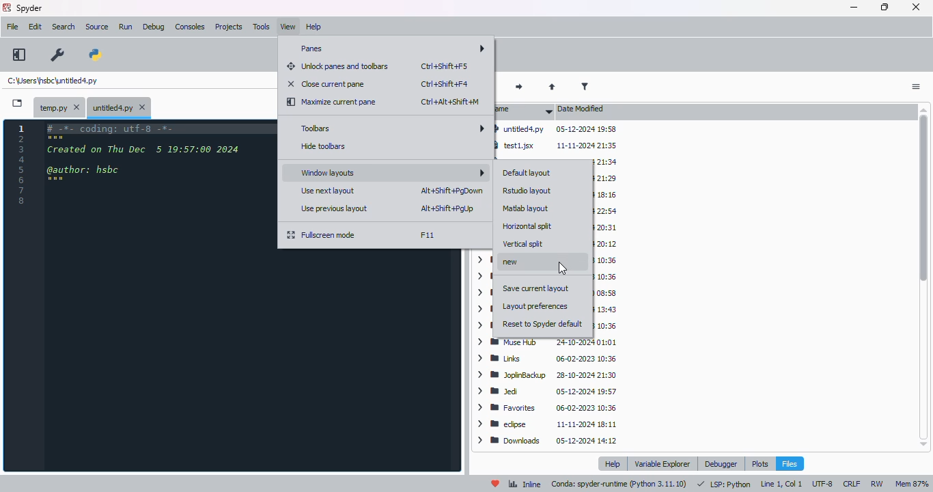 This screenshot has width=933, height=492. Describe the element at coordinates (447, 208) in the screenshot. I see `shortcut for use previous layout` at that location.